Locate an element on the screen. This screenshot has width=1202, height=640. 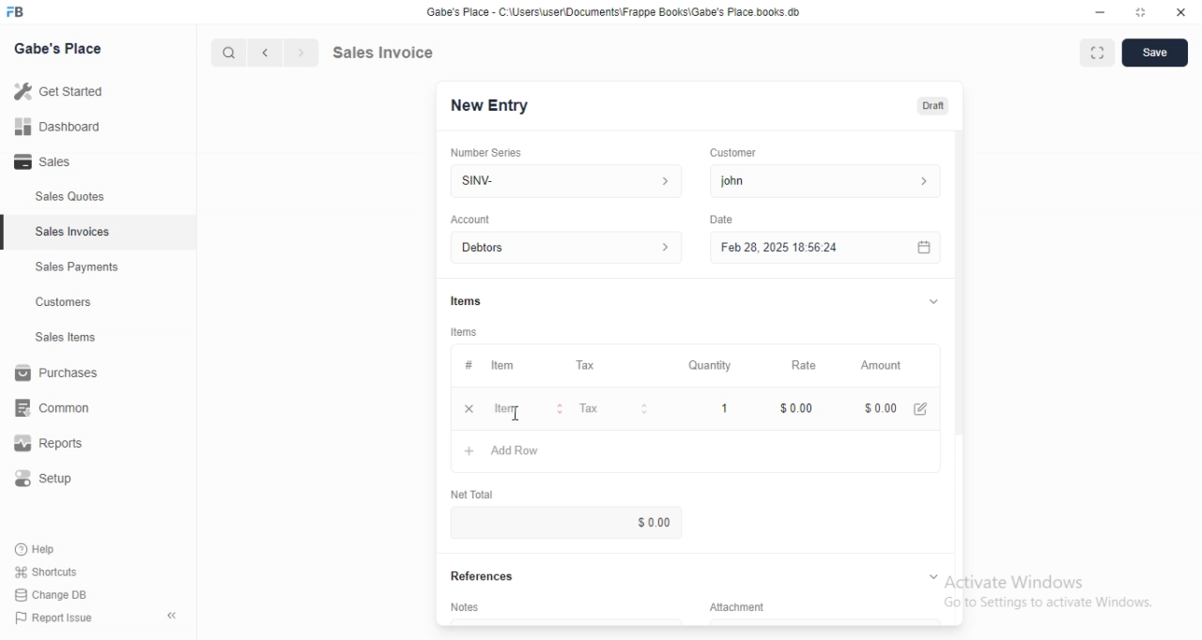
Draft is located at coordinates (934, 106).